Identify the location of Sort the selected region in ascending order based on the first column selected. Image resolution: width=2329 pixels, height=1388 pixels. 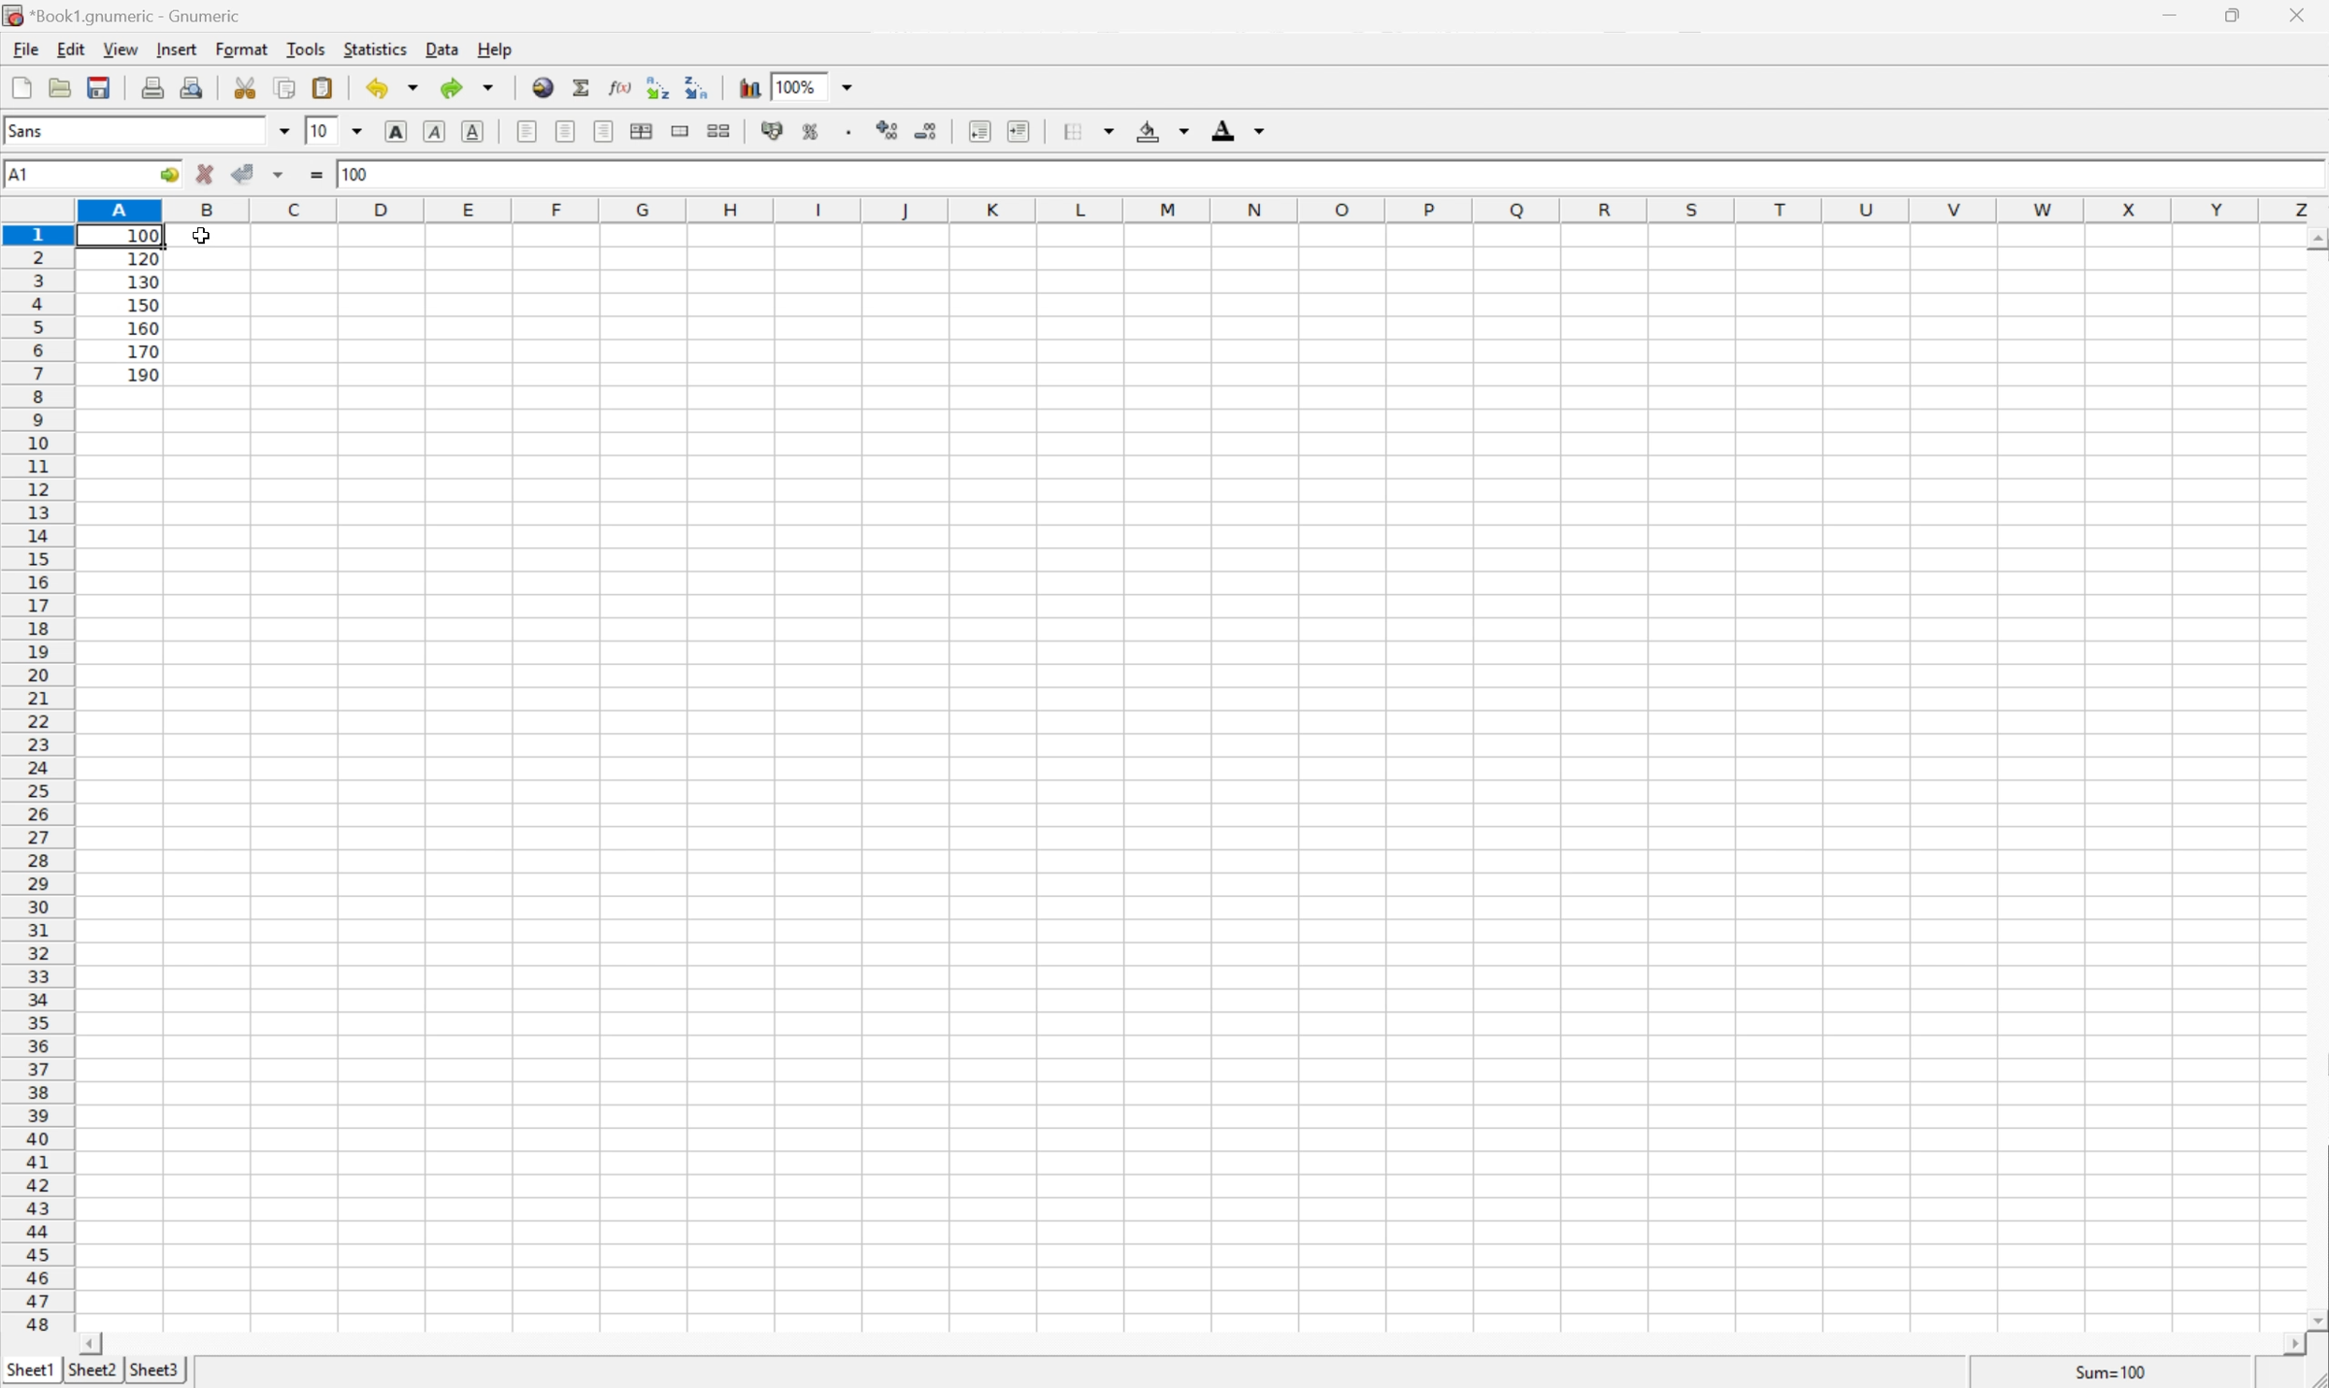
(659, 88).